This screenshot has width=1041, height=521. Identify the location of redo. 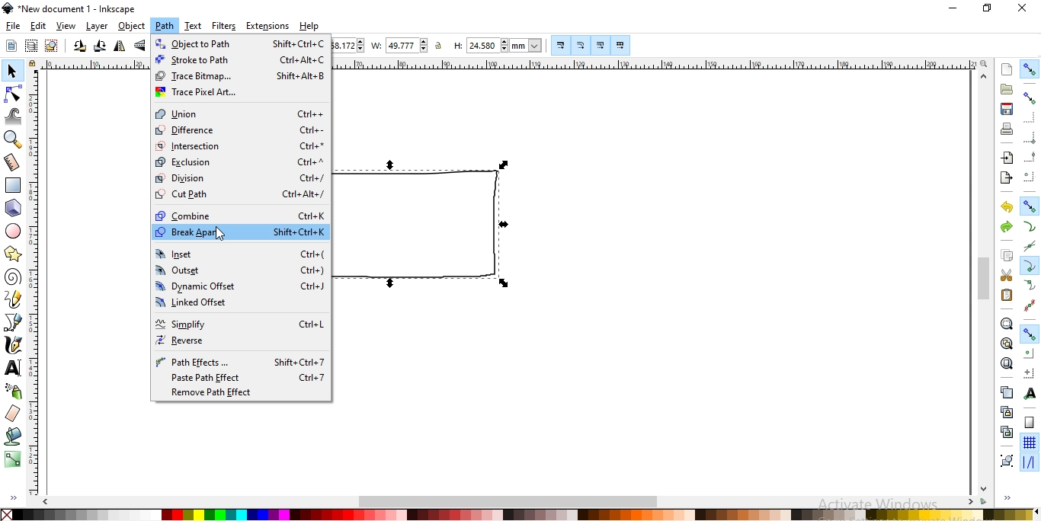
(1006, 226).